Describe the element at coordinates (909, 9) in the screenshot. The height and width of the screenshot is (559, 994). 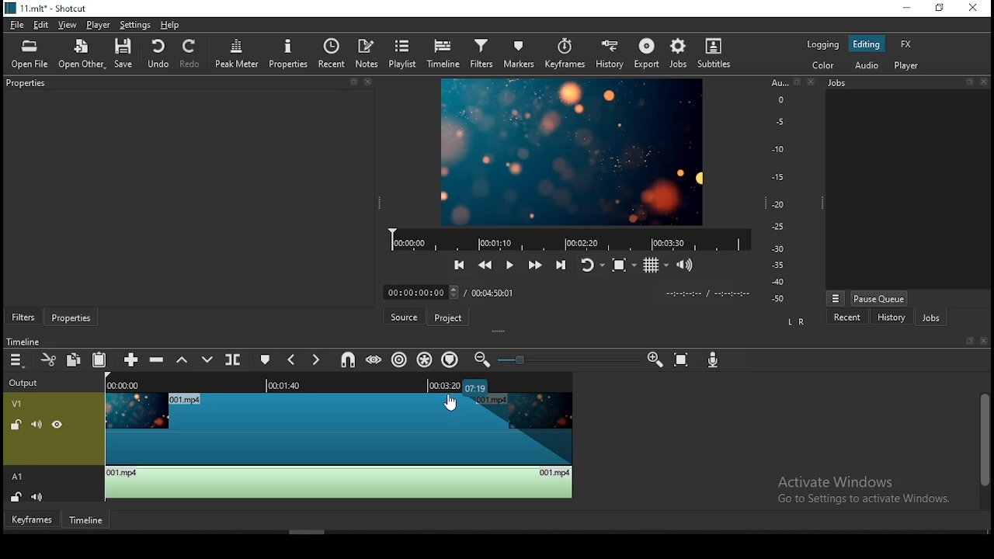
I see `minimize` at that location.